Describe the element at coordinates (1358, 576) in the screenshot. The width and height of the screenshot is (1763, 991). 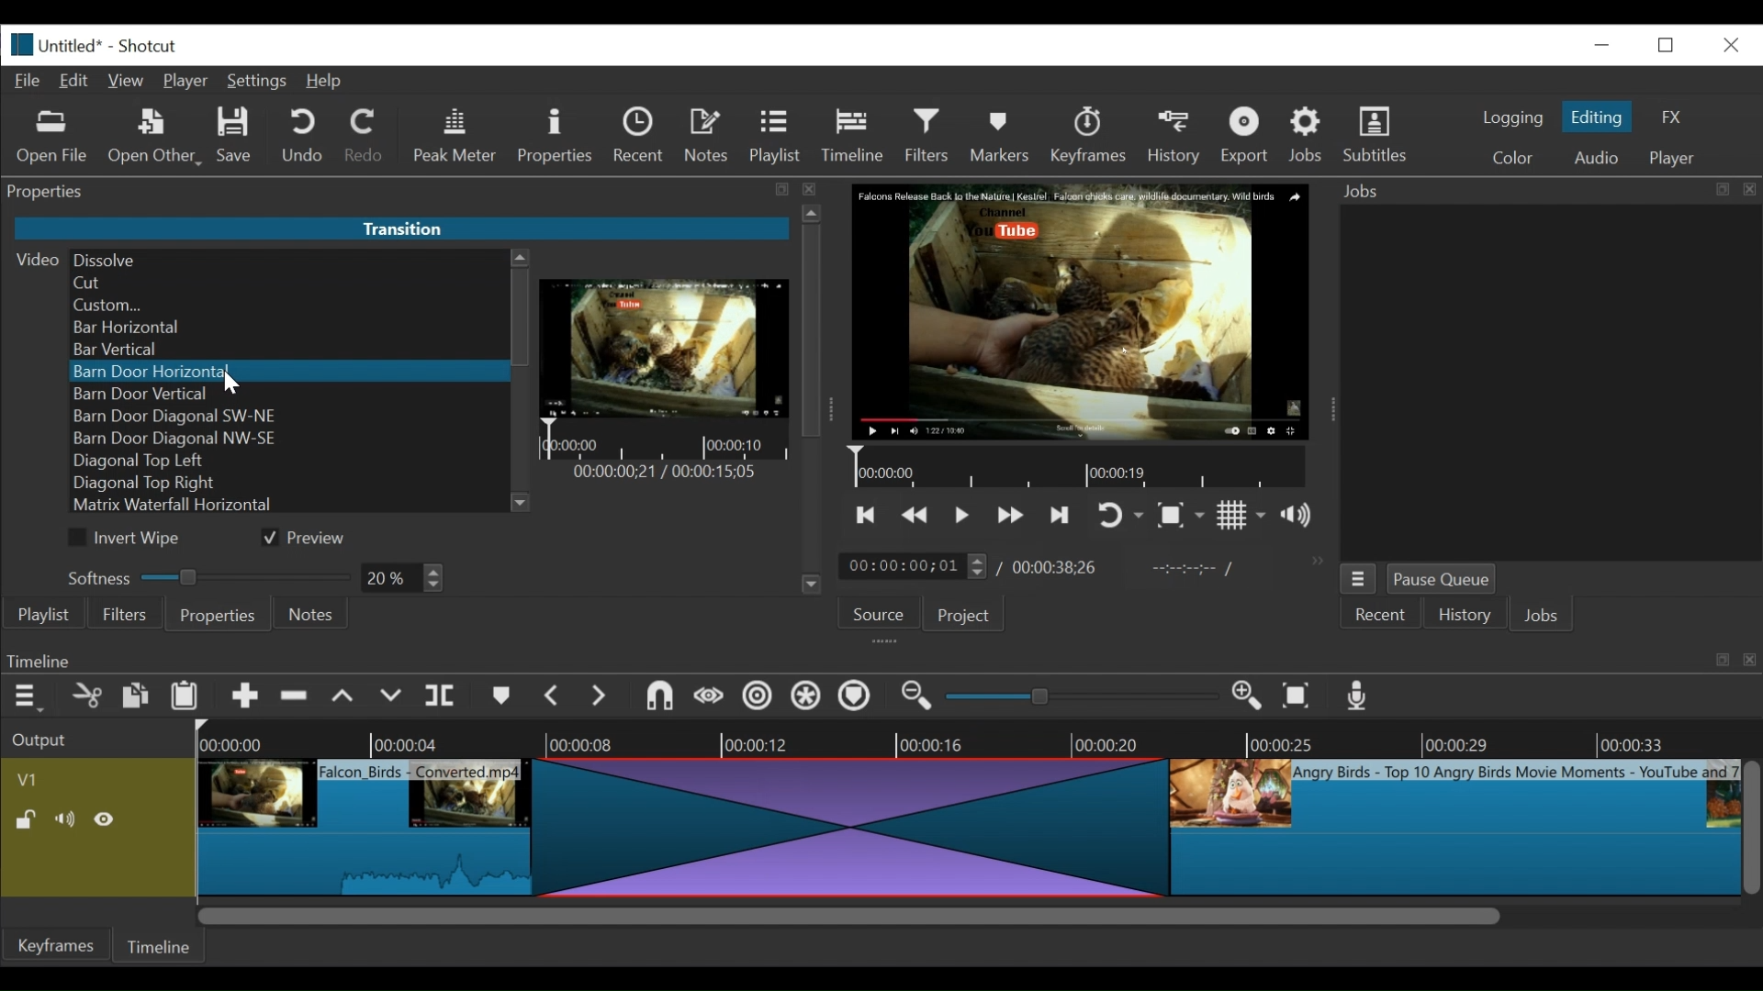
I see `jobs menu` at that location.